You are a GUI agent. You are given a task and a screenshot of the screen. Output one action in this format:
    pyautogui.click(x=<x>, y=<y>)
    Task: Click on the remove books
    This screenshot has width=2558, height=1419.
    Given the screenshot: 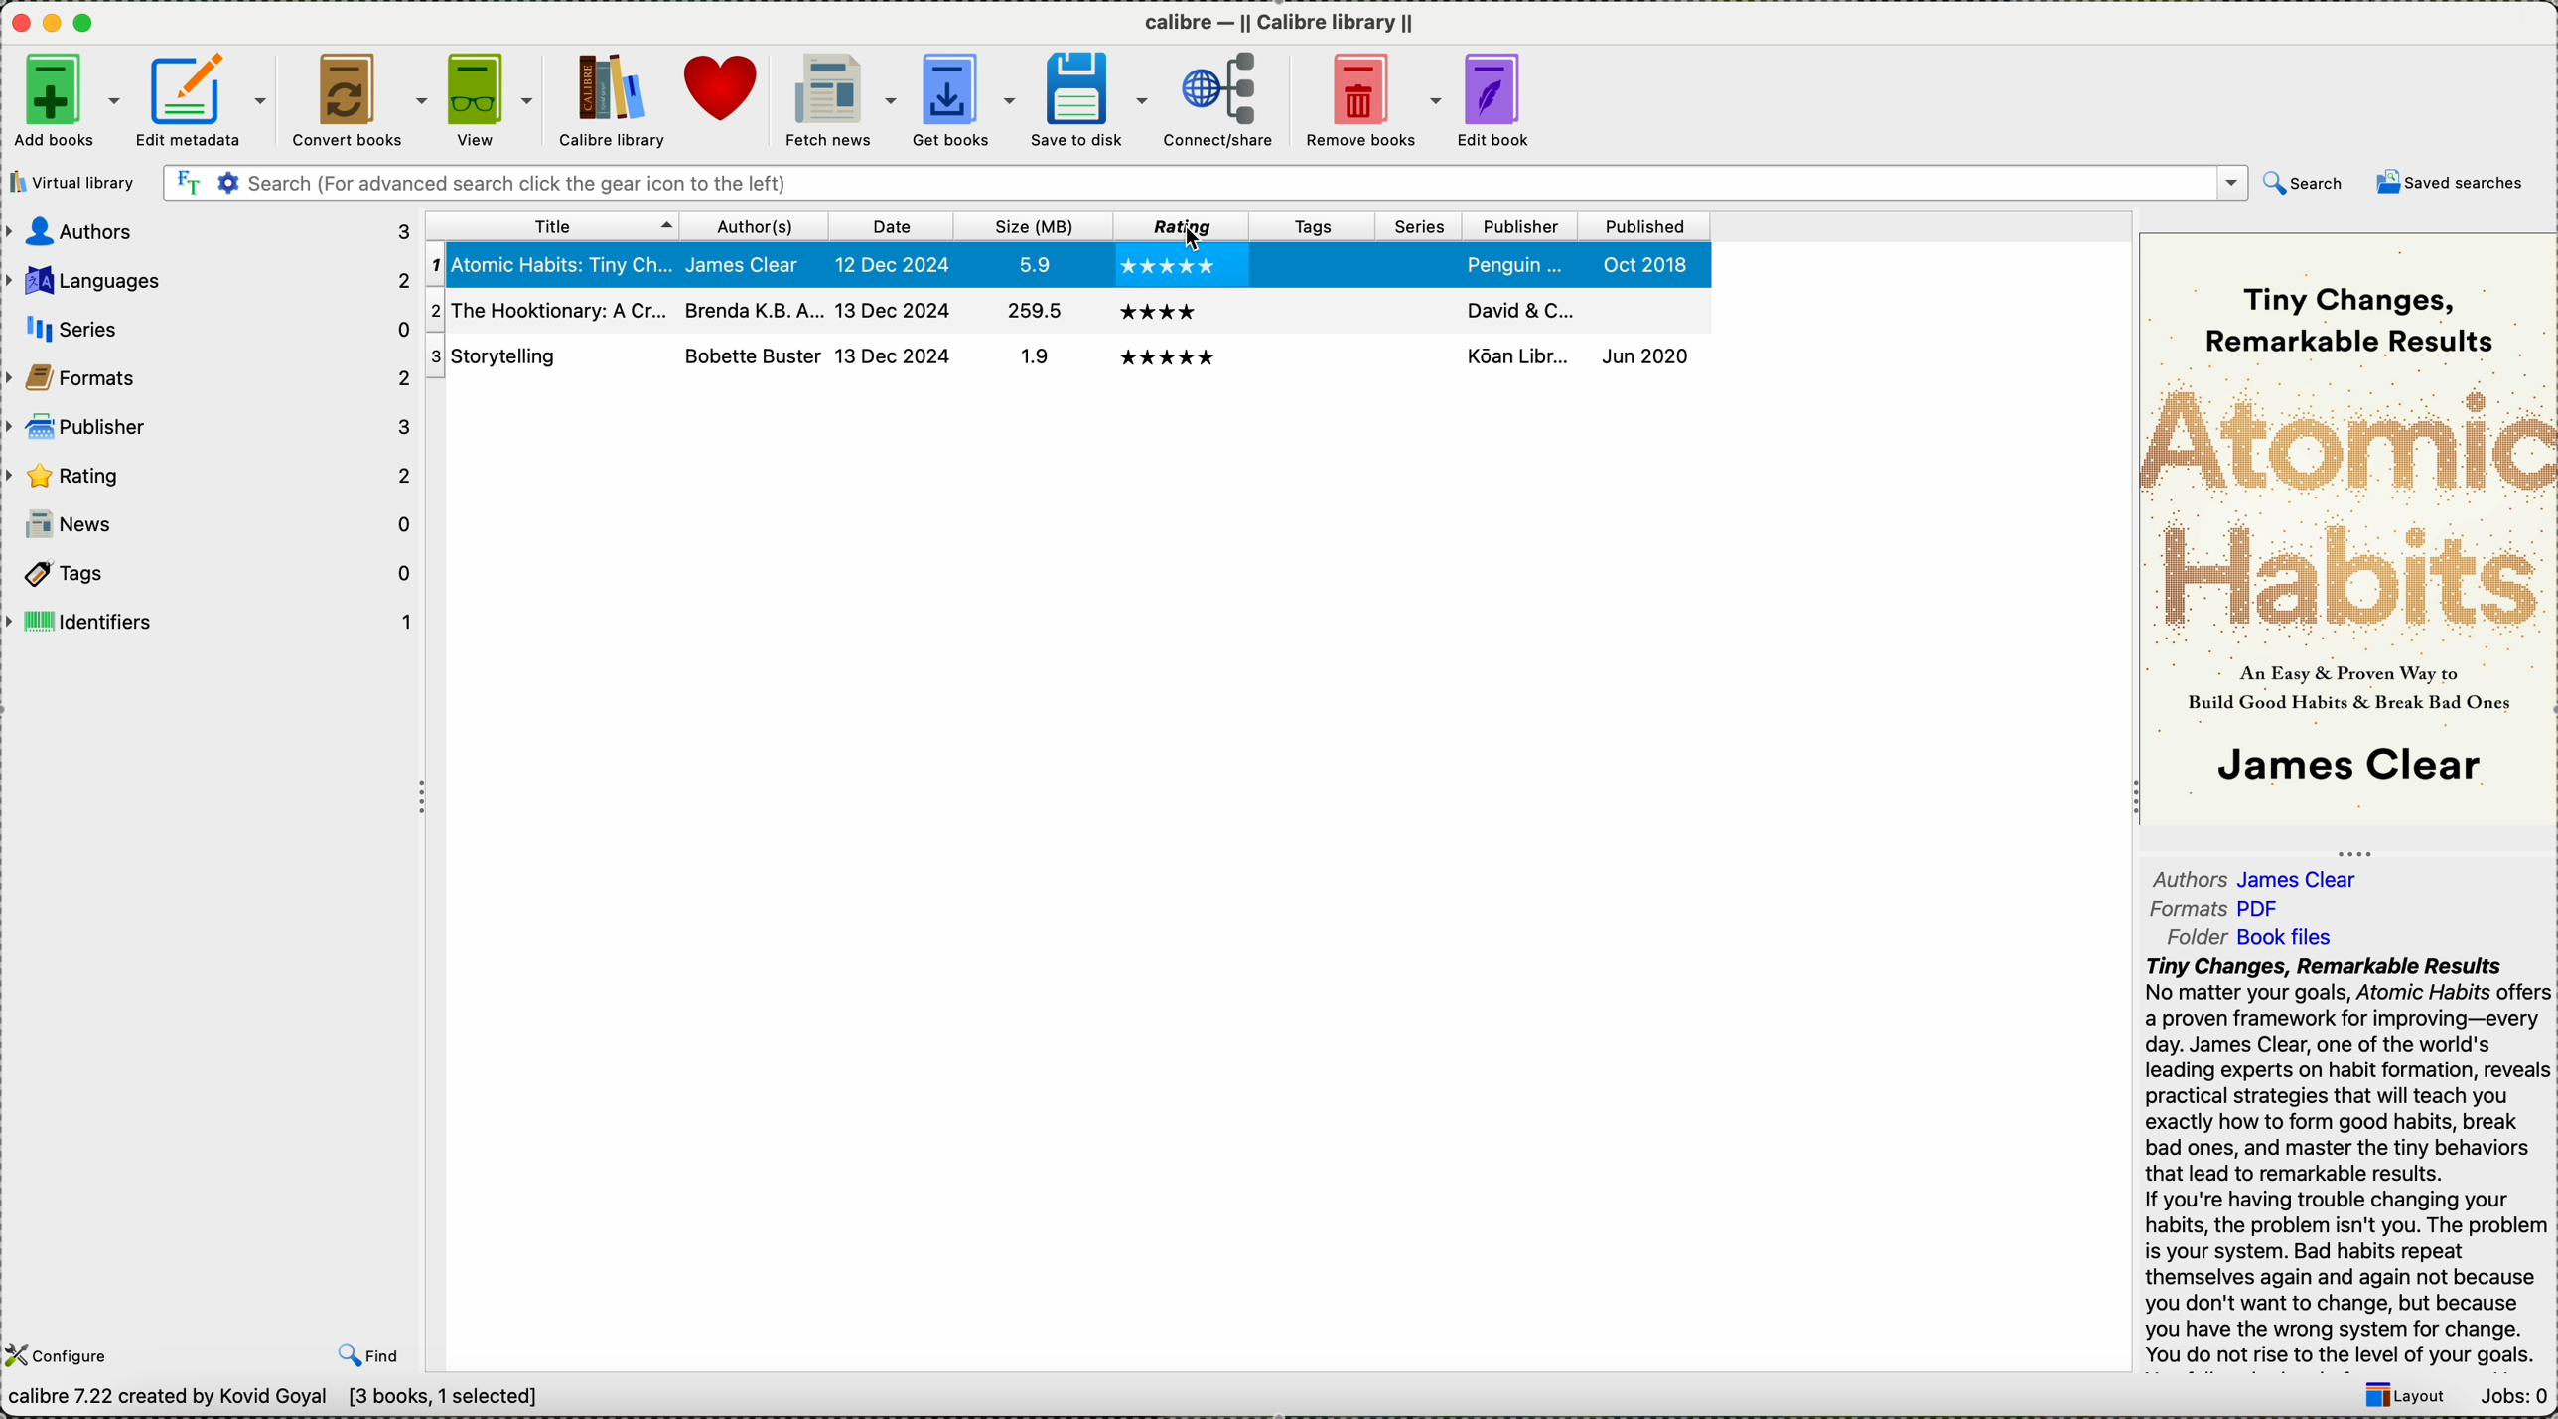 What is the action you would take?
    pyautogui.click(x=1371, y=100)
    